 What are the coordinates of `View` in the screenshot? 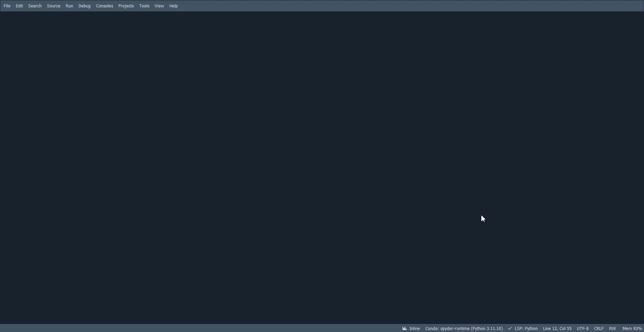 It's located at (159, 5).